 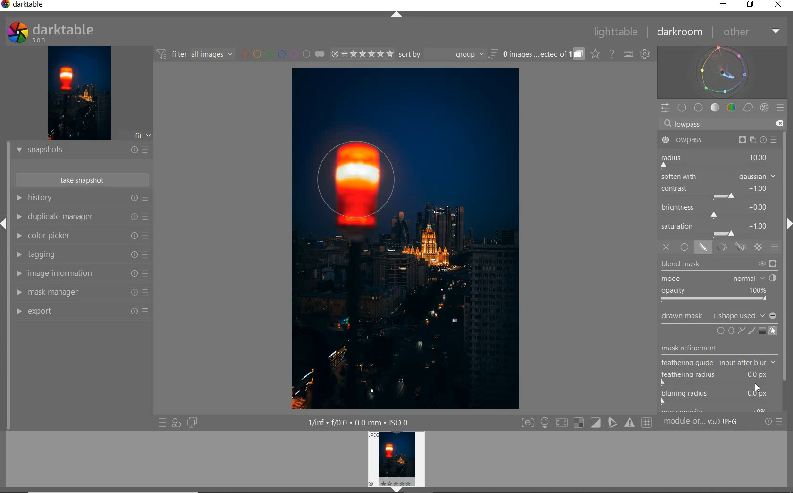 I want to click on BASE, so click(x=700, y=108).